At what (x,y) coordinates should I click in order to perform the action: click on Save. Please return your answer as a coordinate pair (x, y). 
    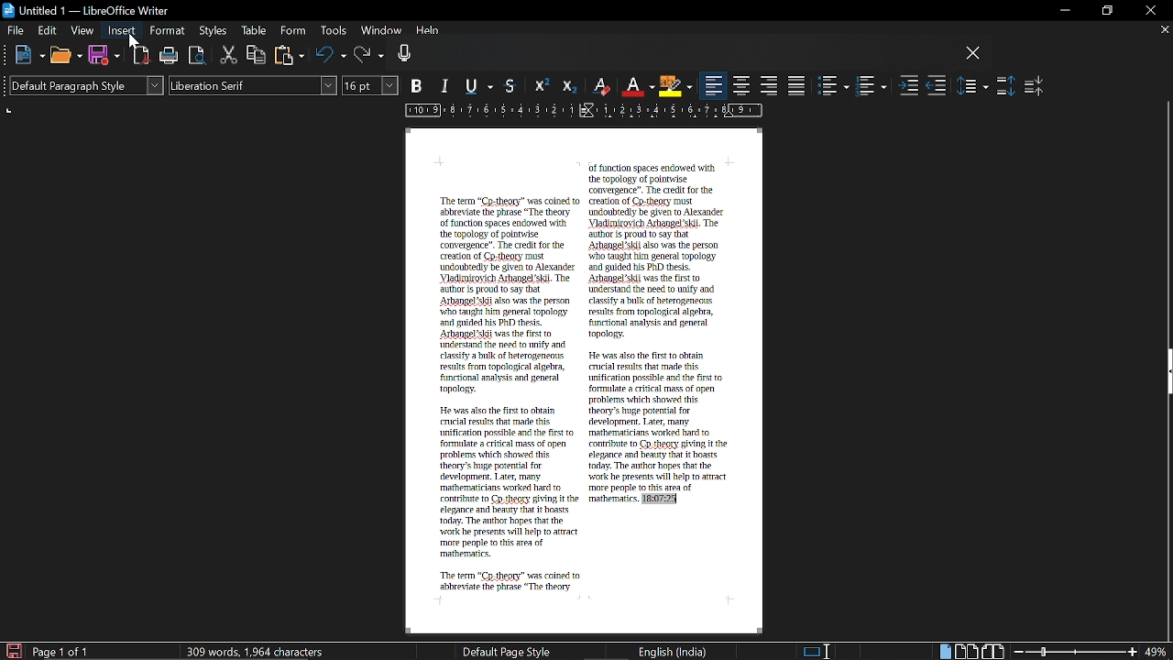
    Looking at the image, I should click on (104, 56).